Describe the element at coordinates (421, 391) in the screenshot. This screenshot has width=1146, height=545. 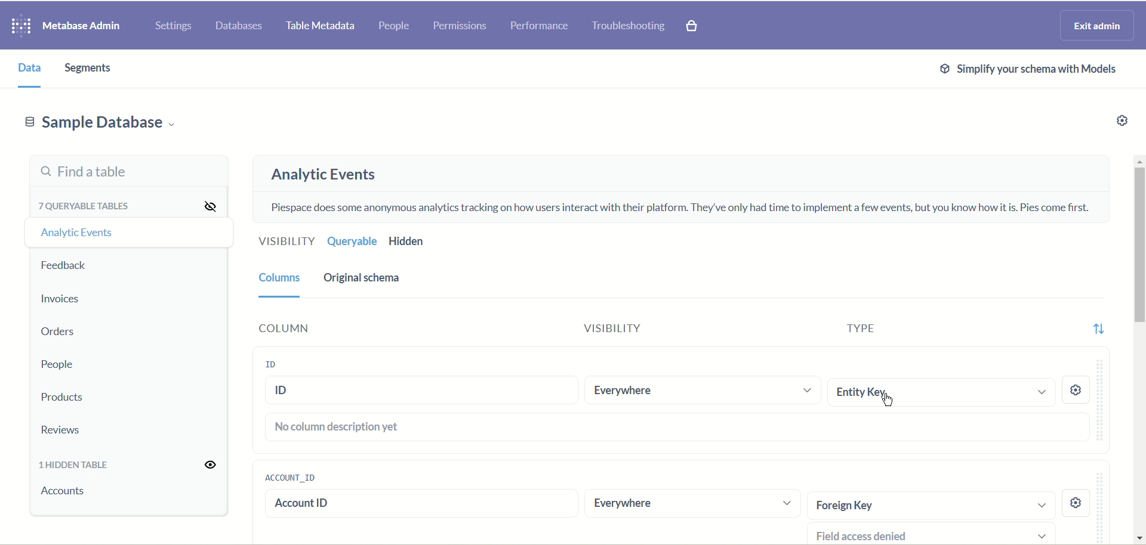
I see `ID` at that location.